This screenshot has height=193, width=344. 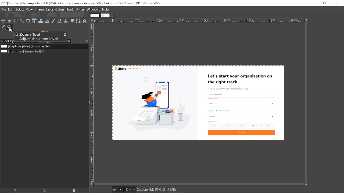 What do you see at coordinates (306, 20) in the screenshot?
I see `Zoom image when window size changes` at bounding box center [306, 20].